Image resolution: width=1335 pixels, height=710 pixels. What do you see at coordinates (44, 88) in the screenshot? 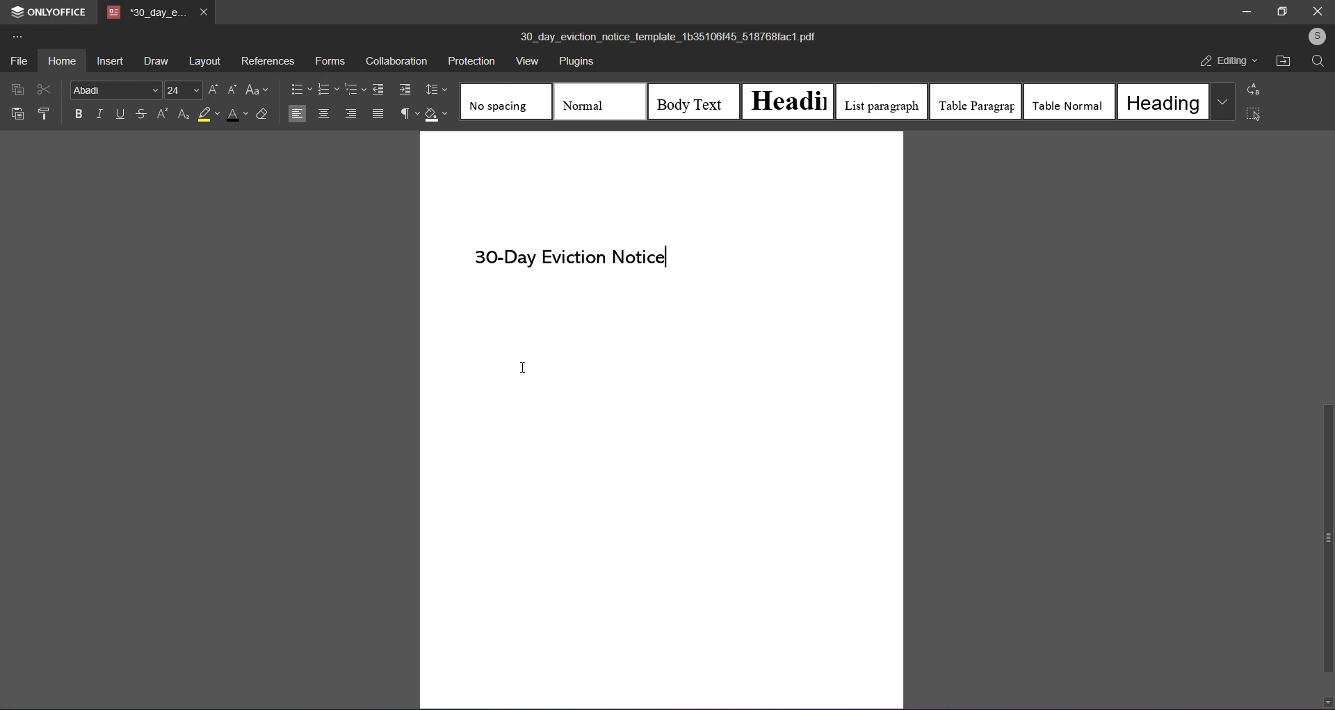
I see `cut` at bounding box center [44, 88].